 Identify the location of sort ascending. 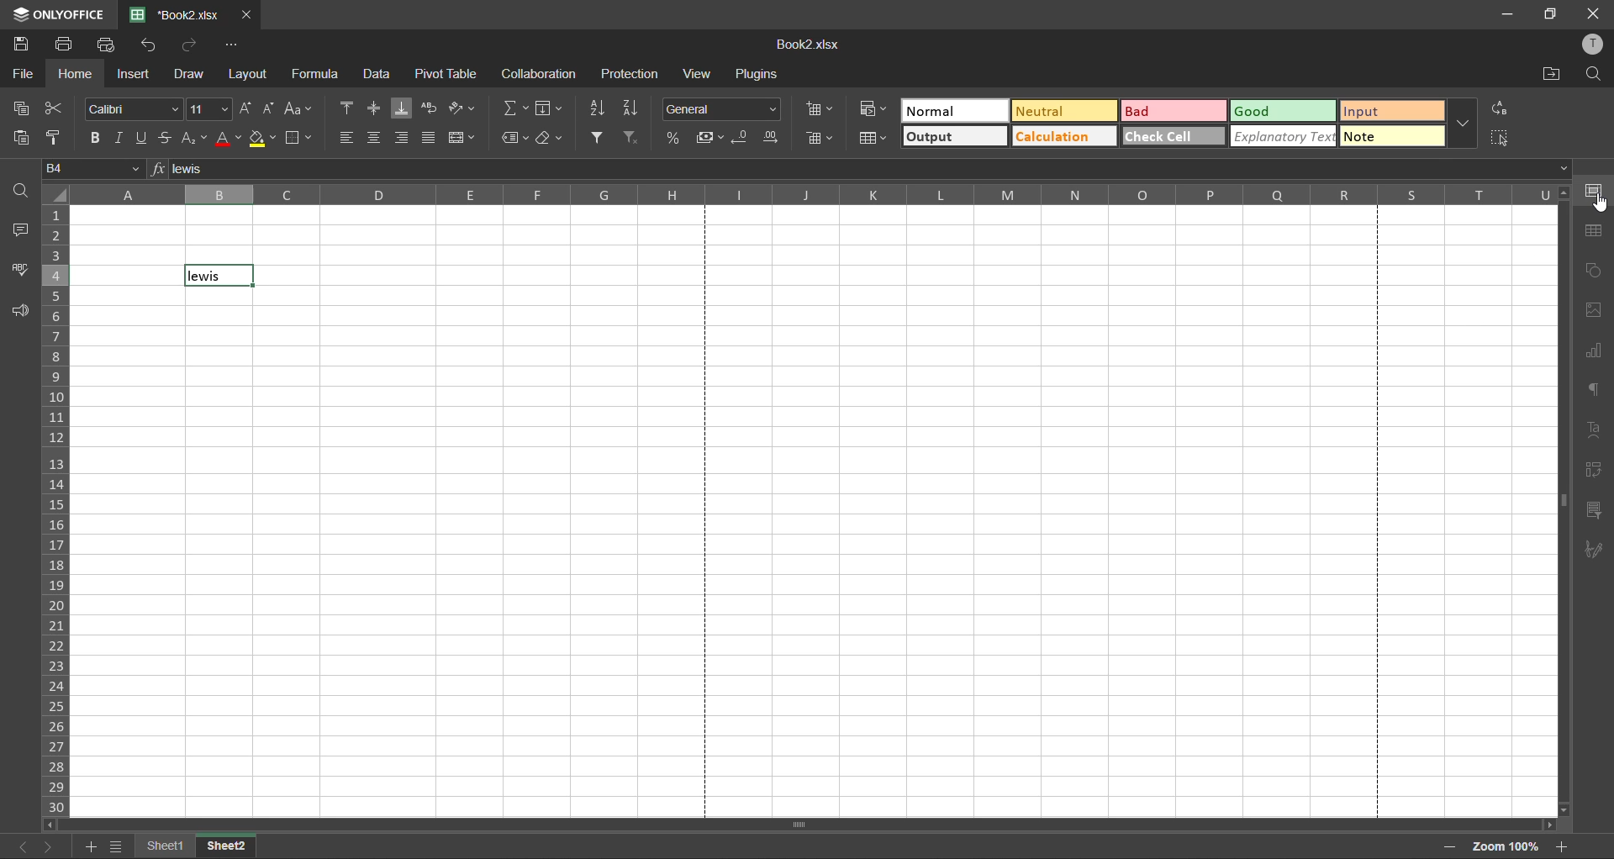
(594, 106).